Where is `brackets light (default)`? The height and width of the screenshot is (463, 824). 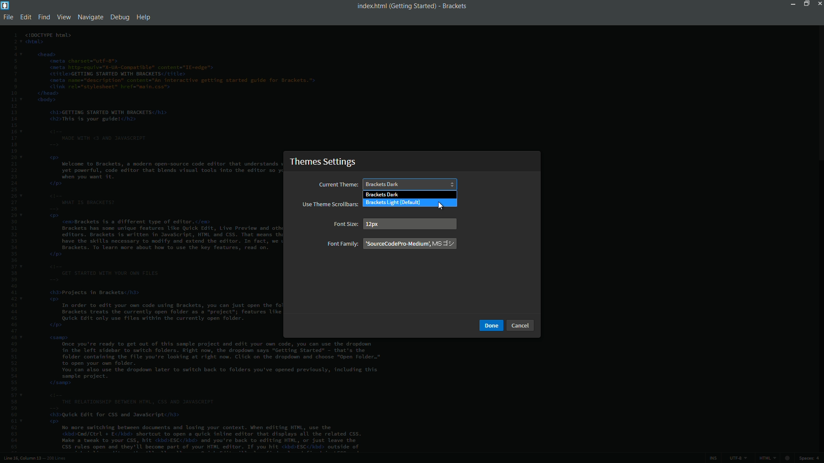
brackets light (default) is located at coordinates (392, 203).